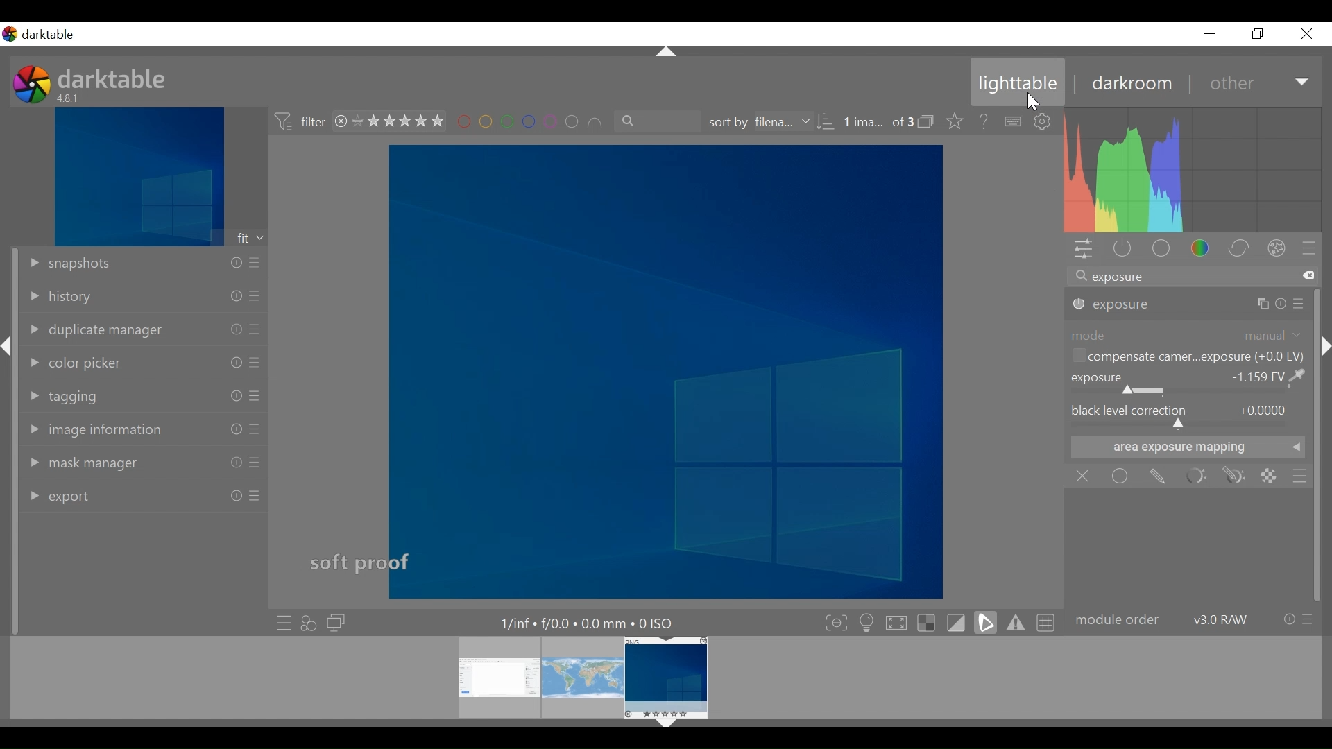 Image resolution: width=1332 pixels, height=749 pixels. What do you see at coordinates (1308, 619) in the screenshot?
I see `presets` at bounding box center [1308, 619].